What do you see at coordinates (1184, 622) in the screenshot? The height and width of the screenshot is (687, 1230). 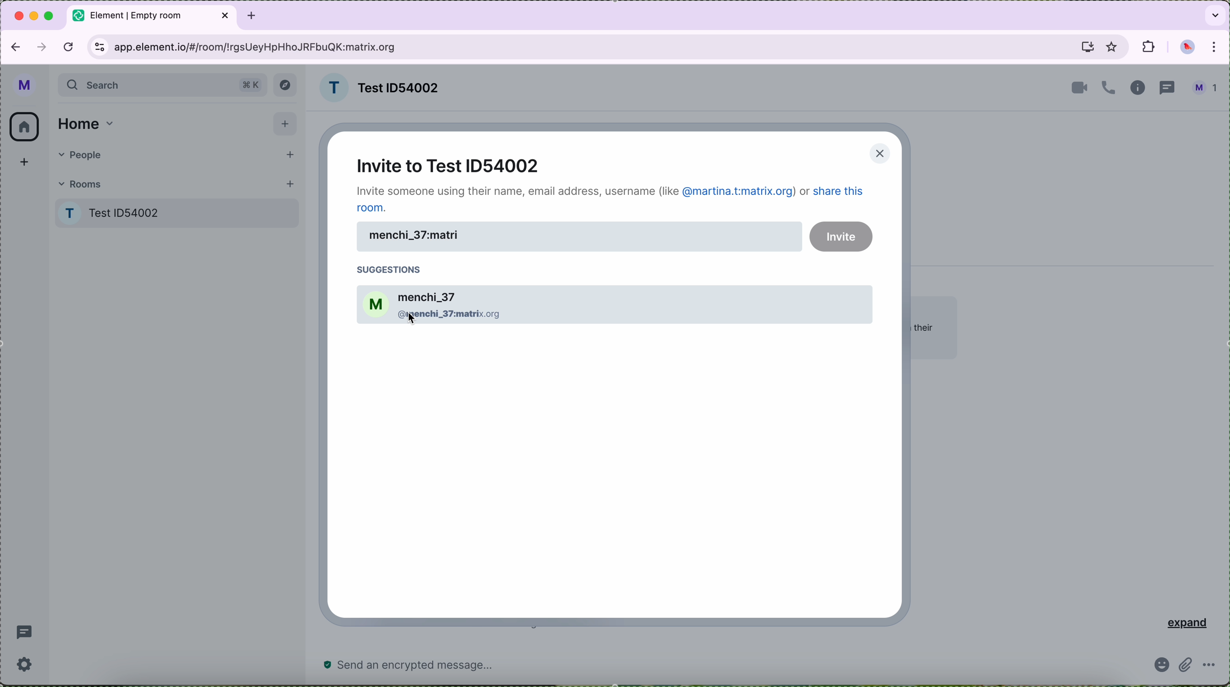 I see `expand` at bounding box center [1184, 622].